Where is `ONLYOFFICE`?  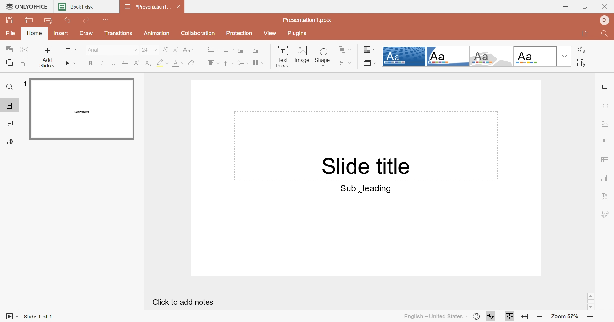 ONLYOFFICE is located at coordinates (26, 7).